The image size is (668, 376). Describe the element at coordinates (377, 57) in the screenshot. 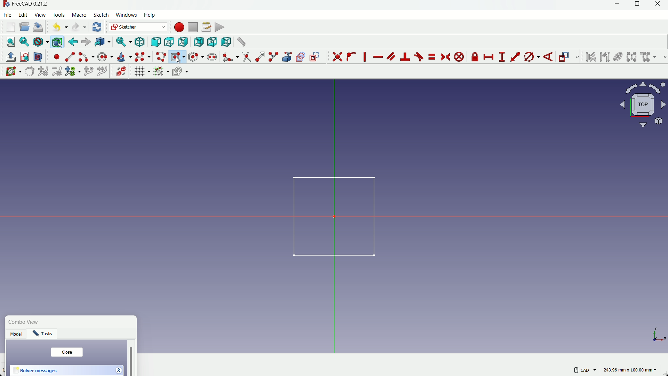

I see `constraint horizontal` at that location.